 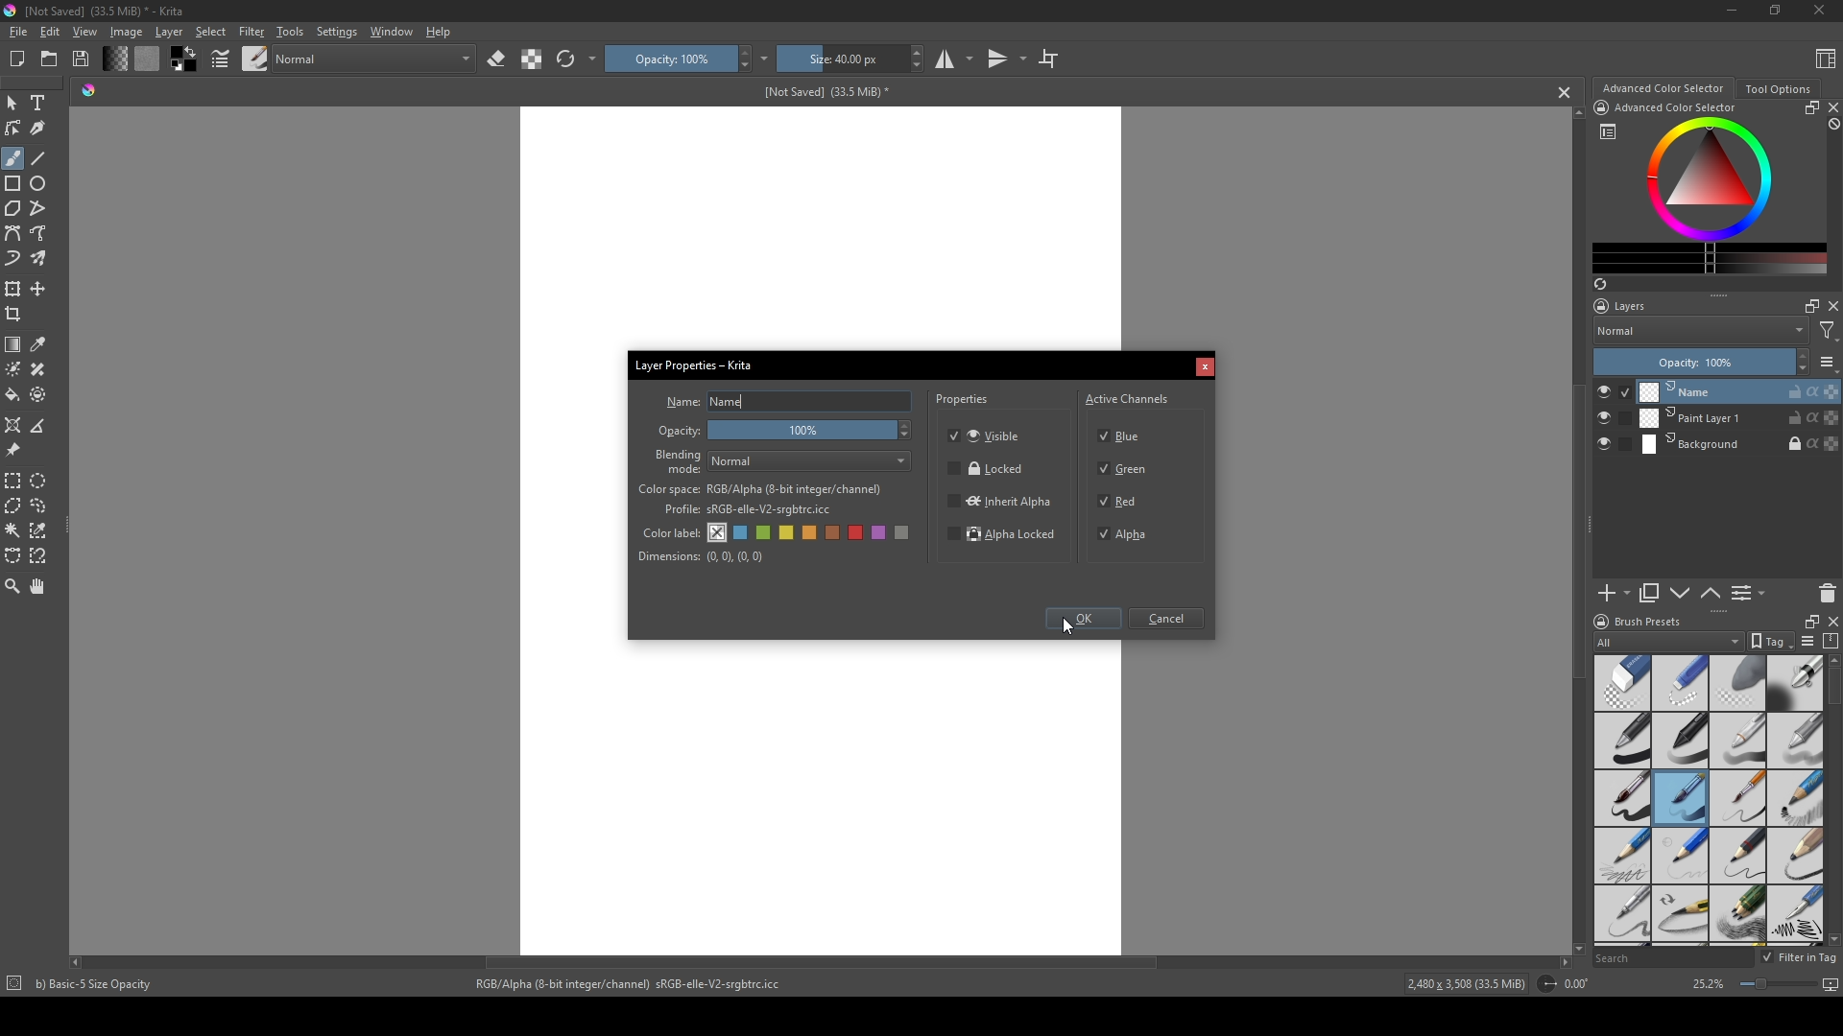 What do you see at coordinates (1205, 368) in the screenshot?
I see `Cancel` at bounding box center [1205, 368].